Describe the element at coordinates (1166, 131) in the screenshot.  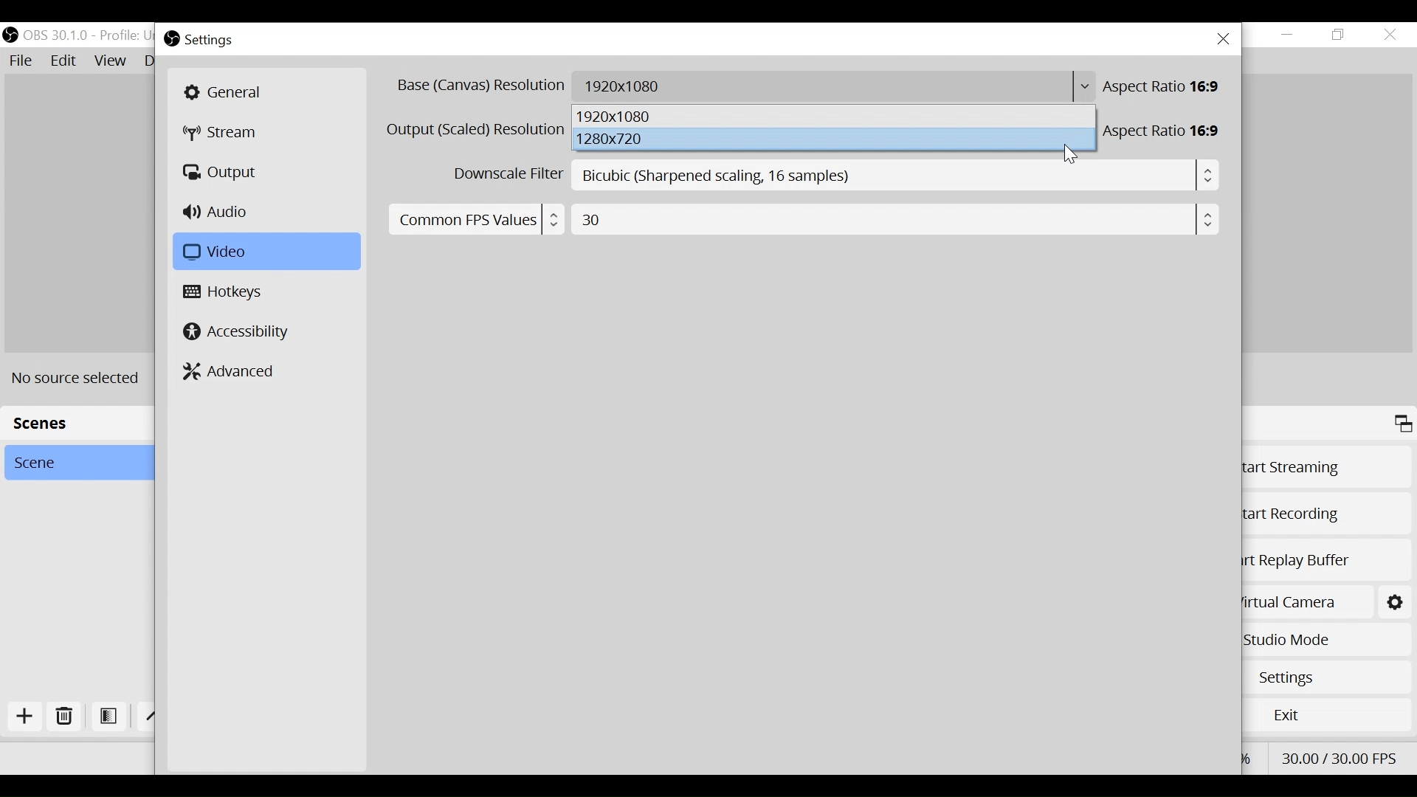
I see `Aspect Ration 16:9` at that location.